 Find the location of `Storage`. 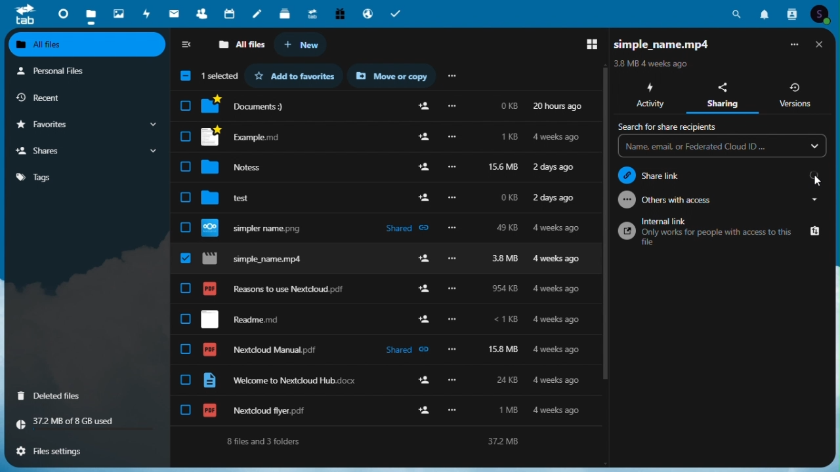

Storage is located at coordinates (89, 423).